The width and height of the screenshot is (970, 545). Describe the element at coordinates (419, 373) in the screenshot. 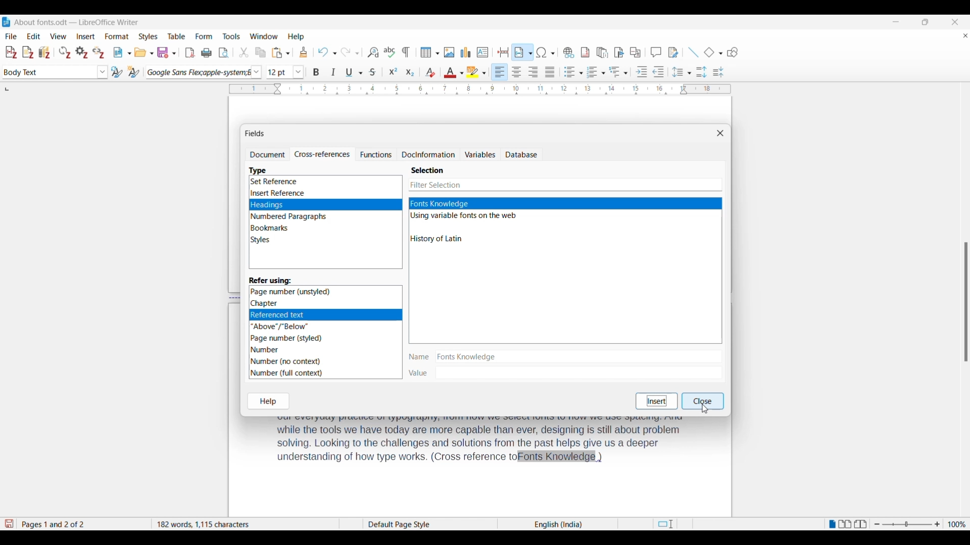

I see `| Value` at that location.